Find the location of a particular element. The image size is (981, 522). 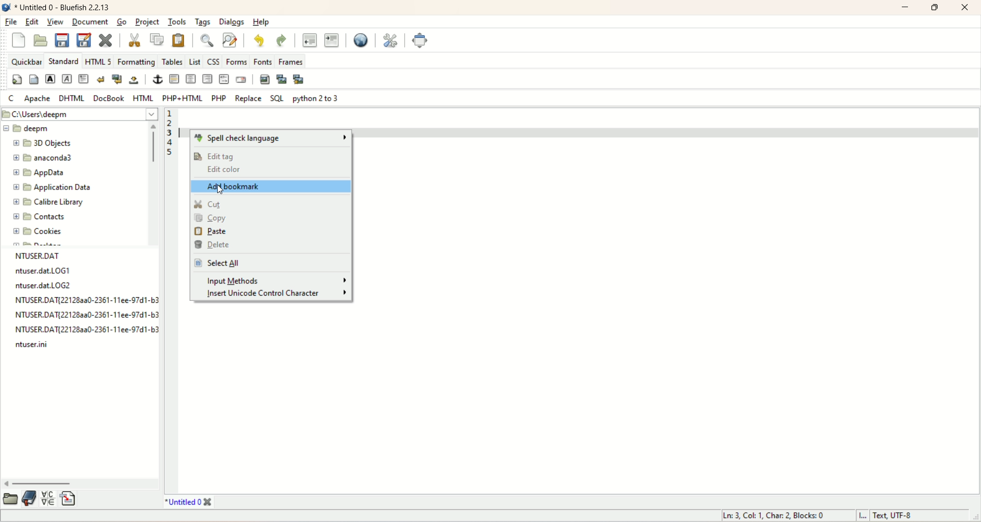

DOCBOOK is located at coordinates (109, 98).